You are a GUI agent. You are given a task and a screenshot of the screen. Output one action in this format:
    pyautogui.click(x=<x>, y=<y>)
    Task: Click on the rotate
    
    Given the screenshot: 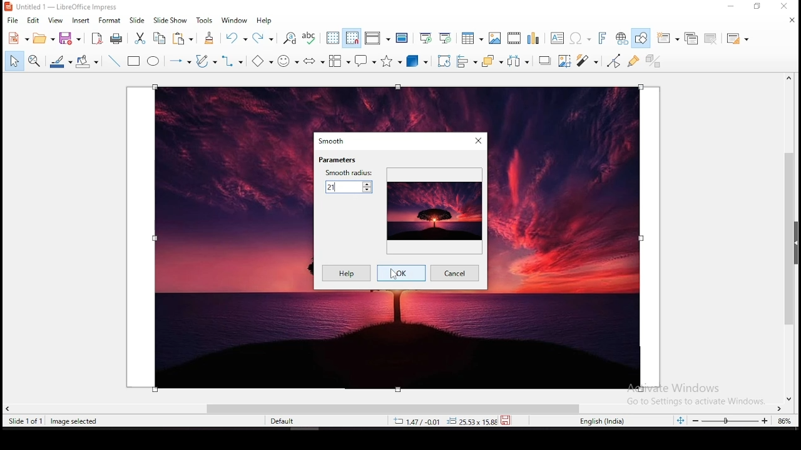 What is the action you would take?
    pyautogui.click(x=442, y=62)
    